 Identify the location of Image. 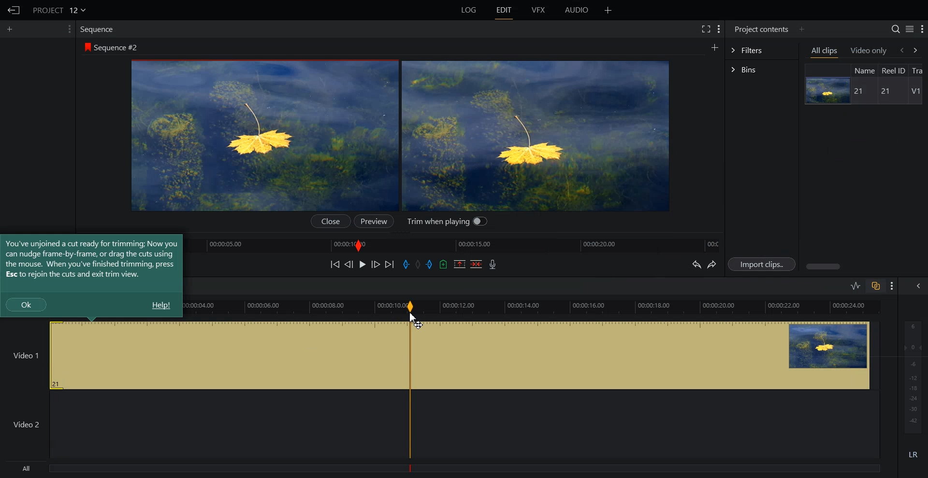
(826, 90).